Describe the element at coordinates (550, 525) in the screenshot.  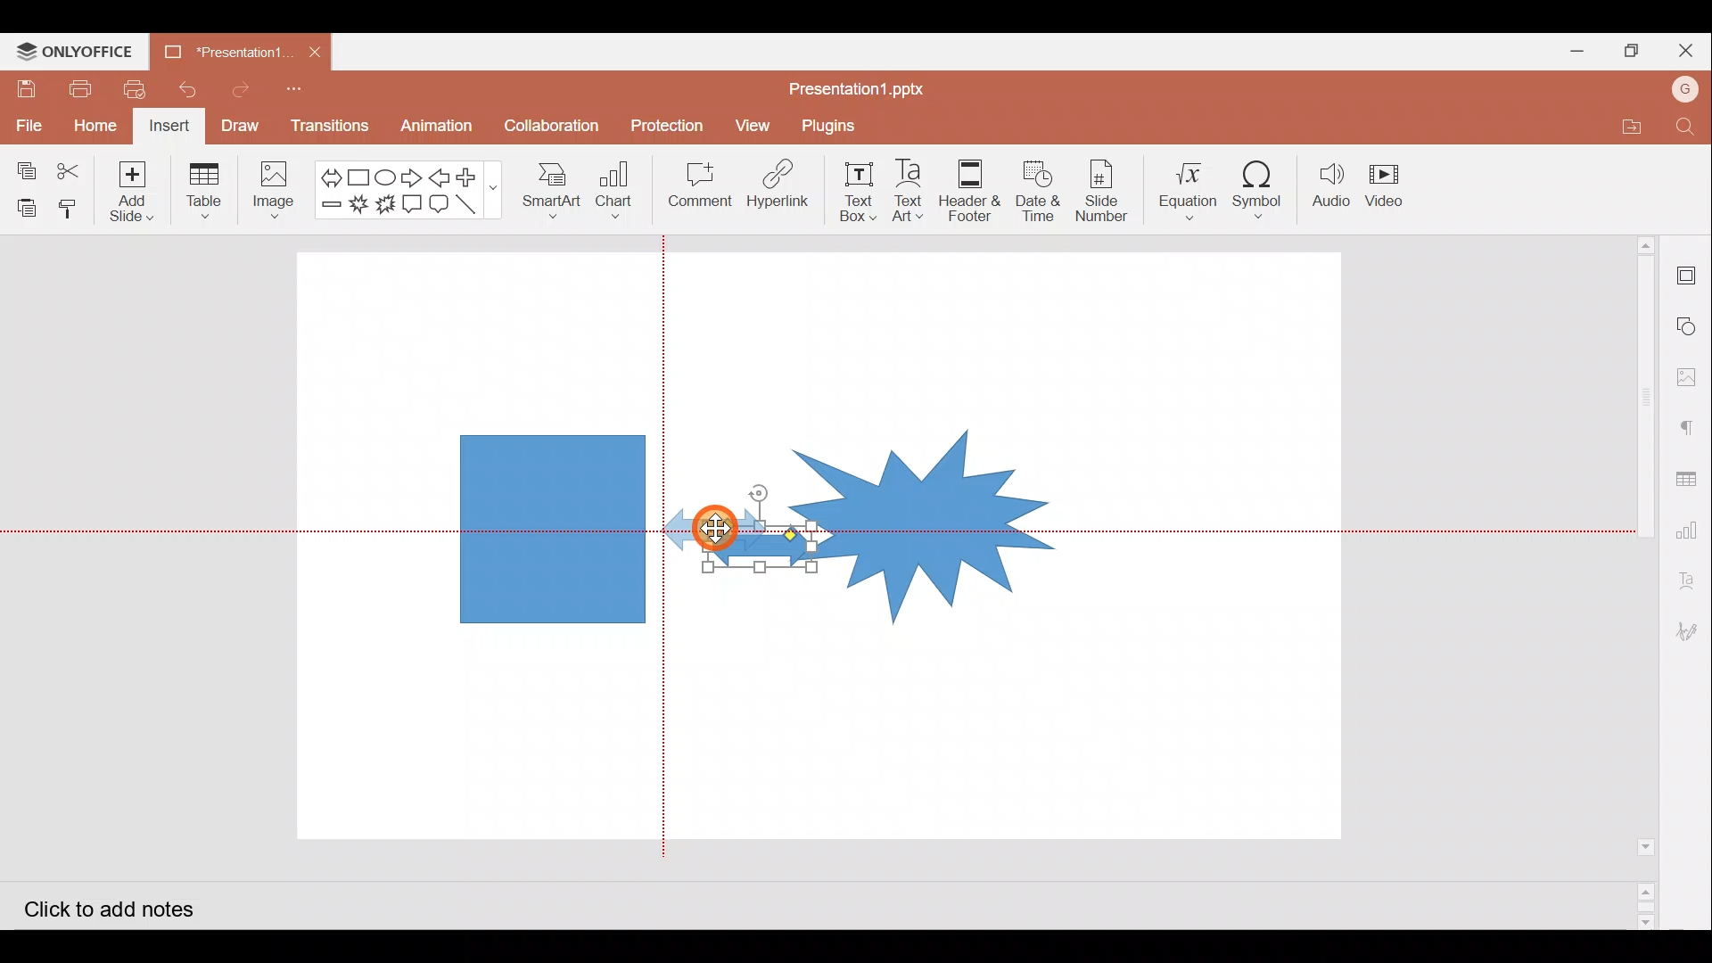
I see `Rectangle shape` at that location.